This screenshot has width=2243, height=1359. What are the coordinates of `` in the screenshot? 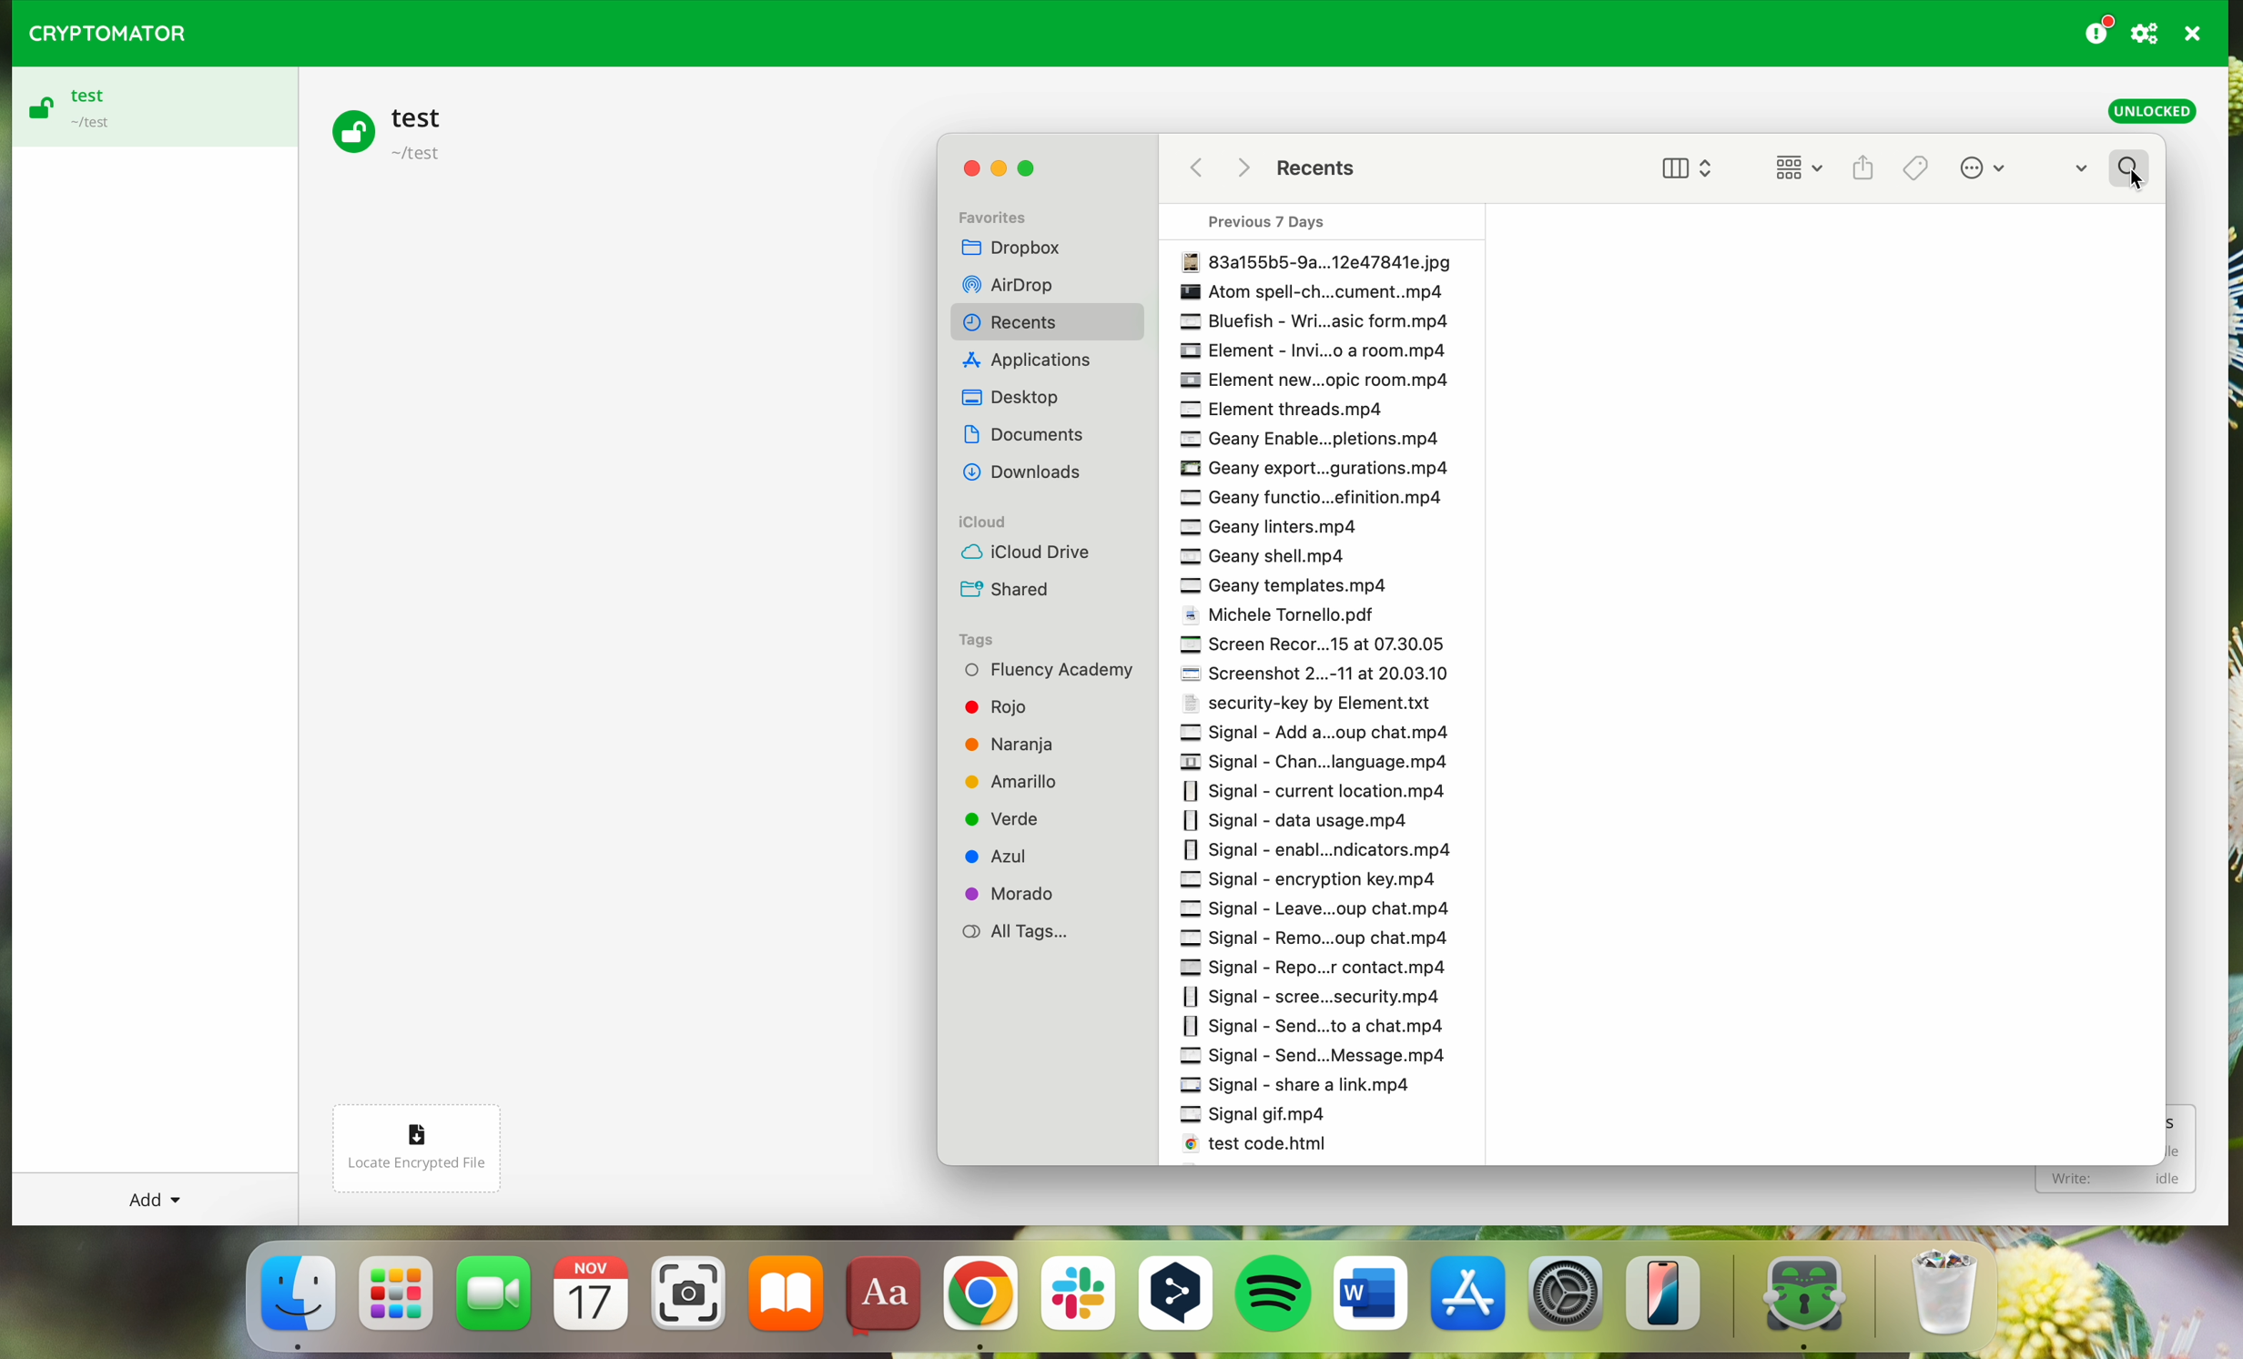 It's located at (1024, 284).